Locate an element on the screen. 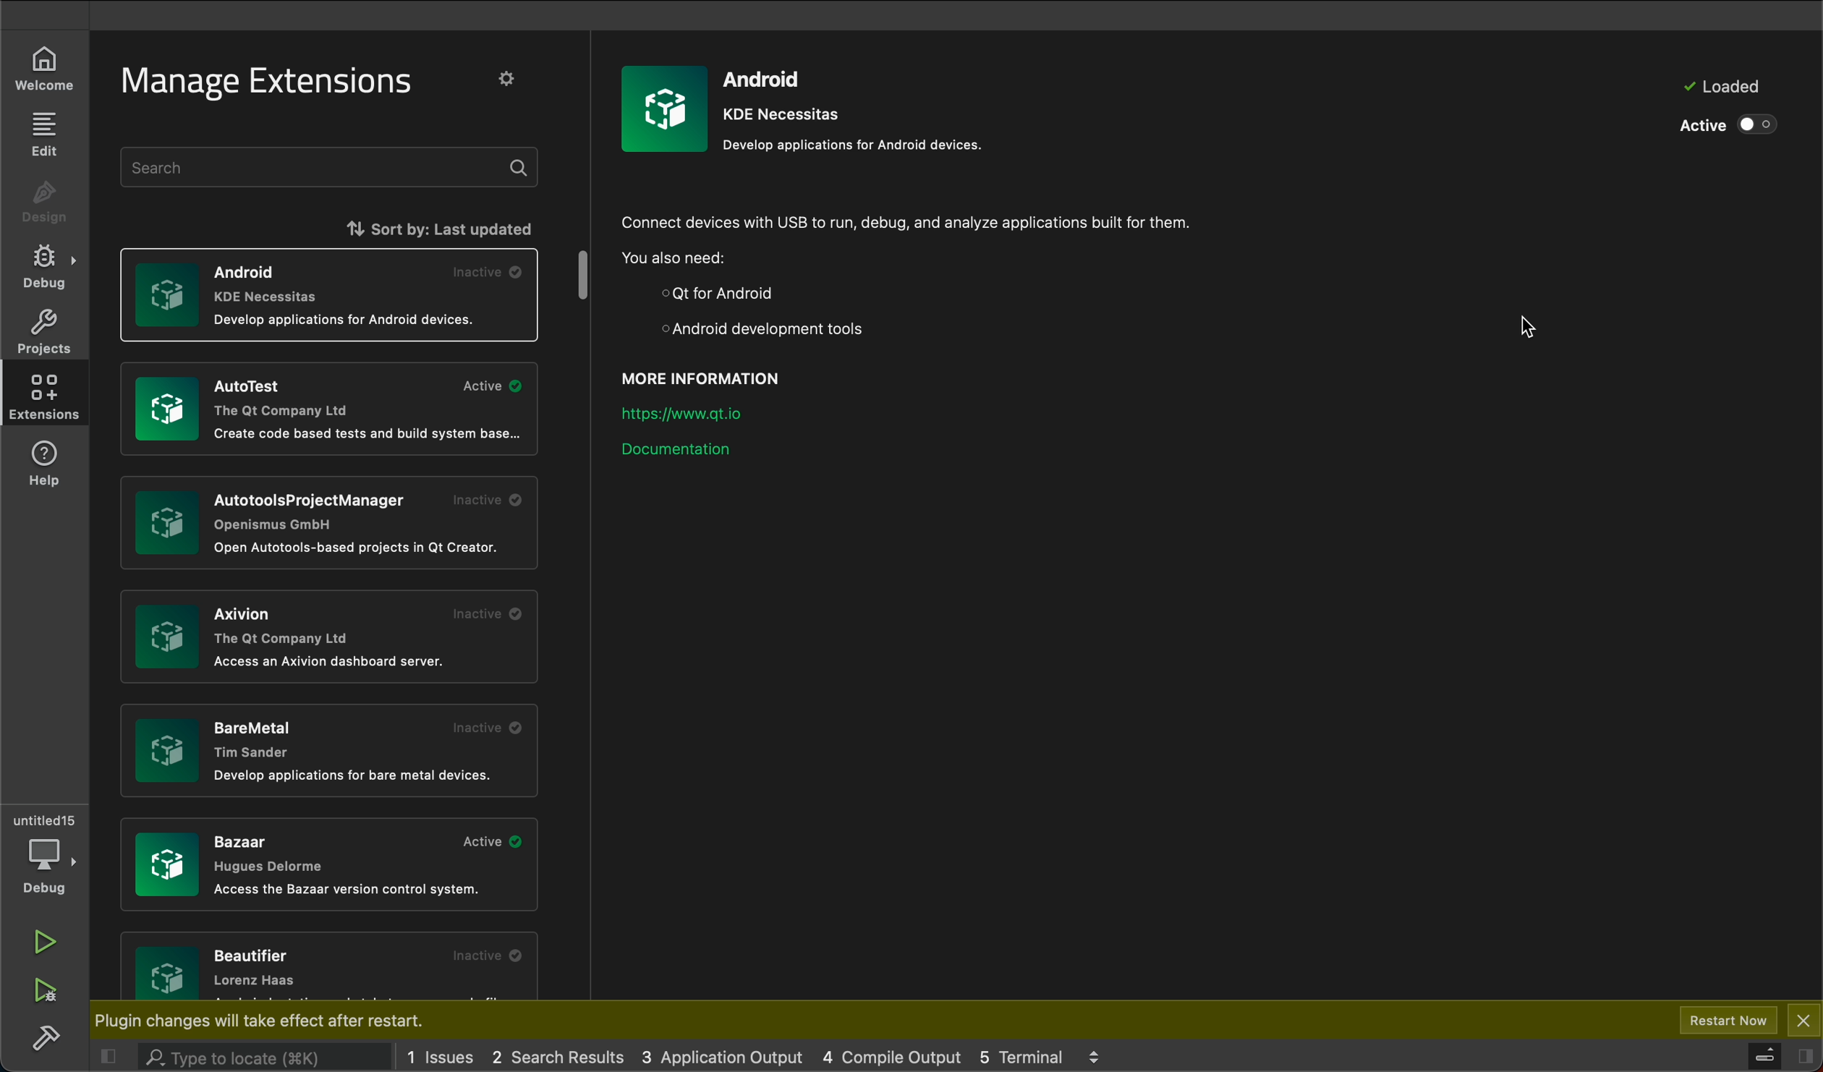 This screenshot has height=1072, width=1823. cancel is located at coordinates (1803, 1018).